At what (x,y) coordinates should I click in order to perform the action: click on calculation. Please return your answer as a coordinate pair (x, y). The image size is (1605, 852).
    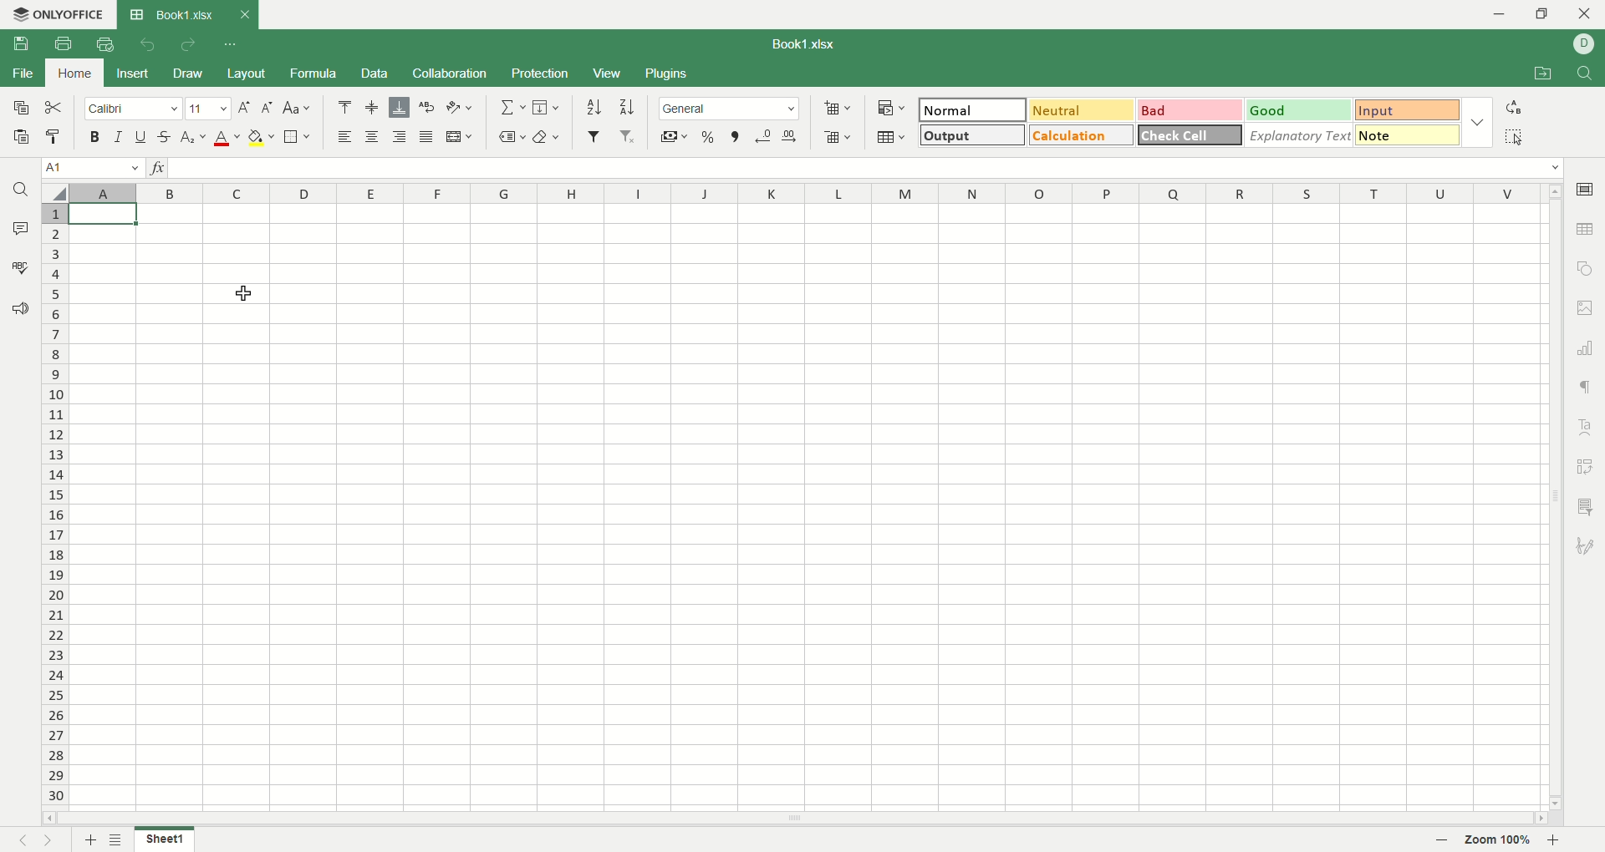
    Looking at the image, I should click on (1082, 134).